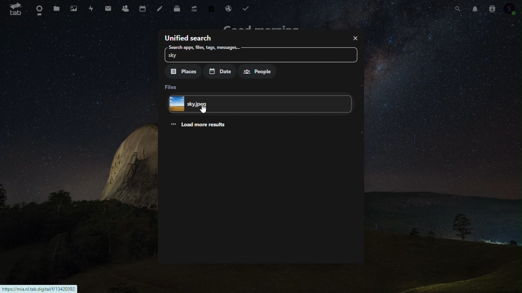  I want to click on Deck, so click(176, 7).